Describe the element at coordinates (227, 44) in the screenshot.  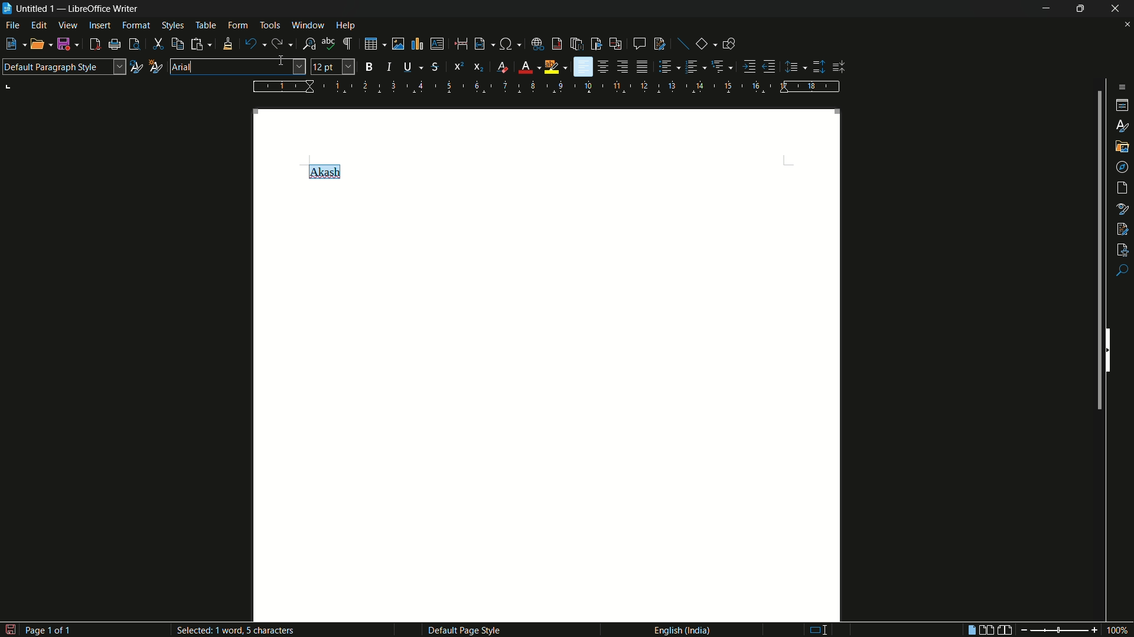
I see `clone formatting` at that location.